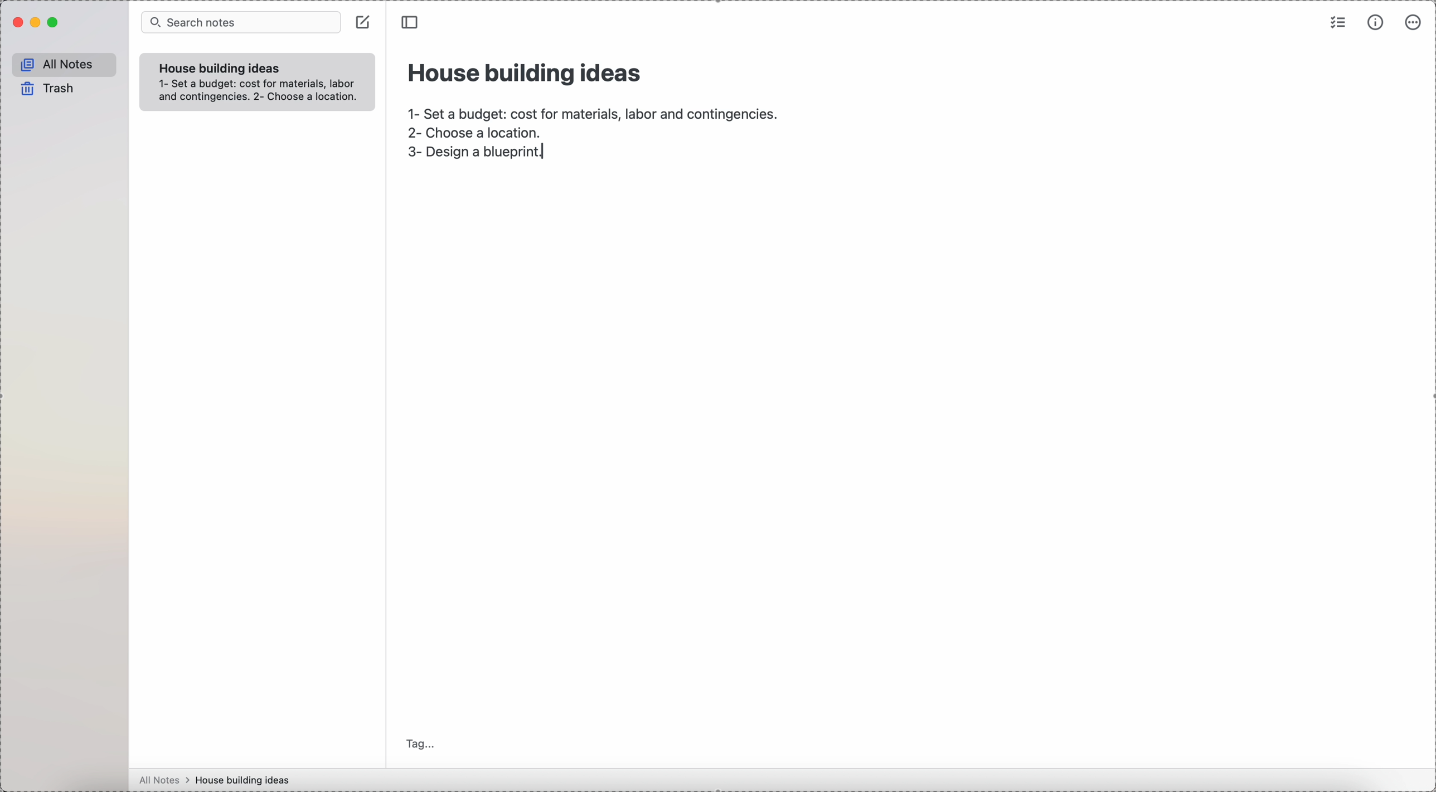 This screenshot has height=792, width=1436. What do you see at coordinates (365, 26) in the screenshot?
I see `create note` at bounding box center [365, 26].